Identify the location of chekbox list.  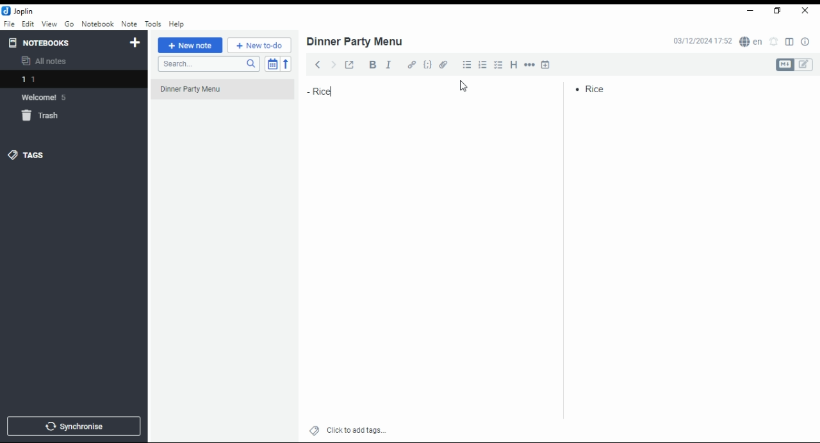
(499, 65).